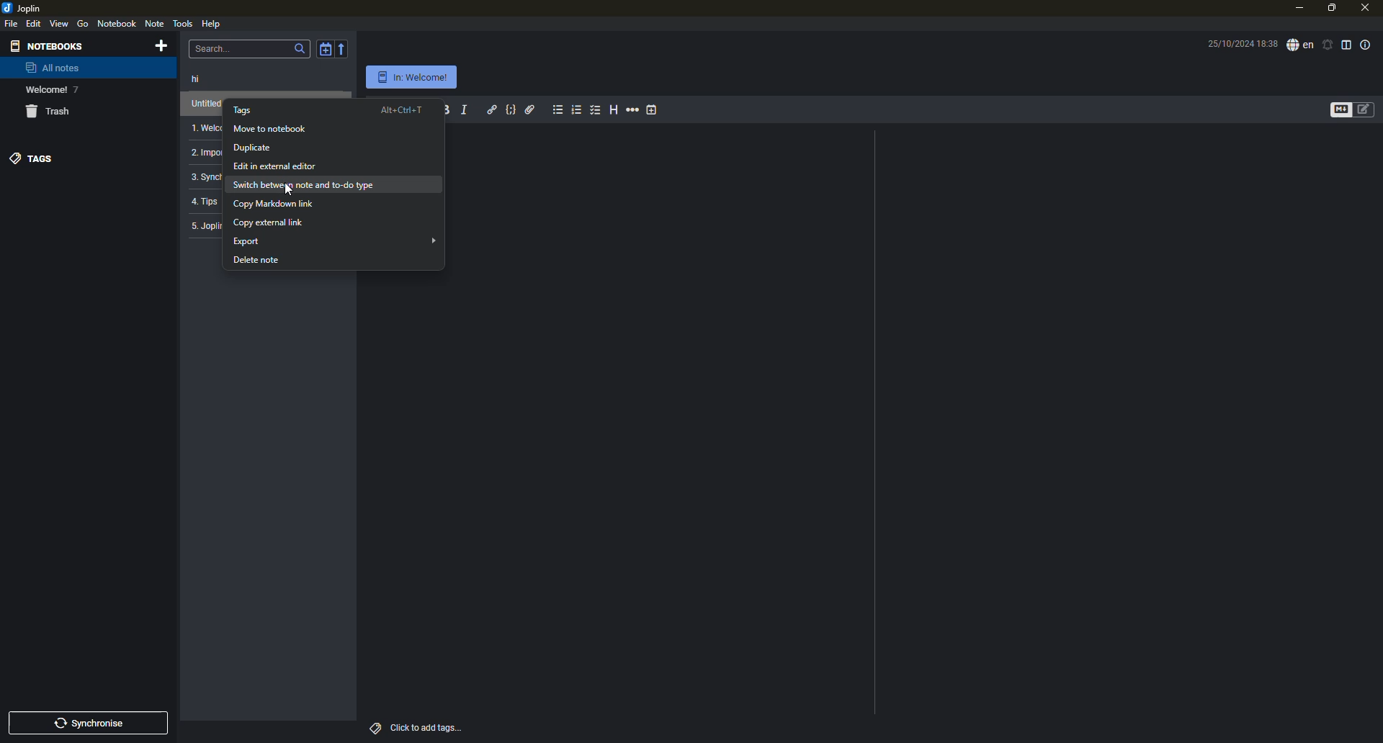 The image size is (1383, 743). Describe the element at coordinates (596, 110) in the screenshot. I see `checkbox` at that location.